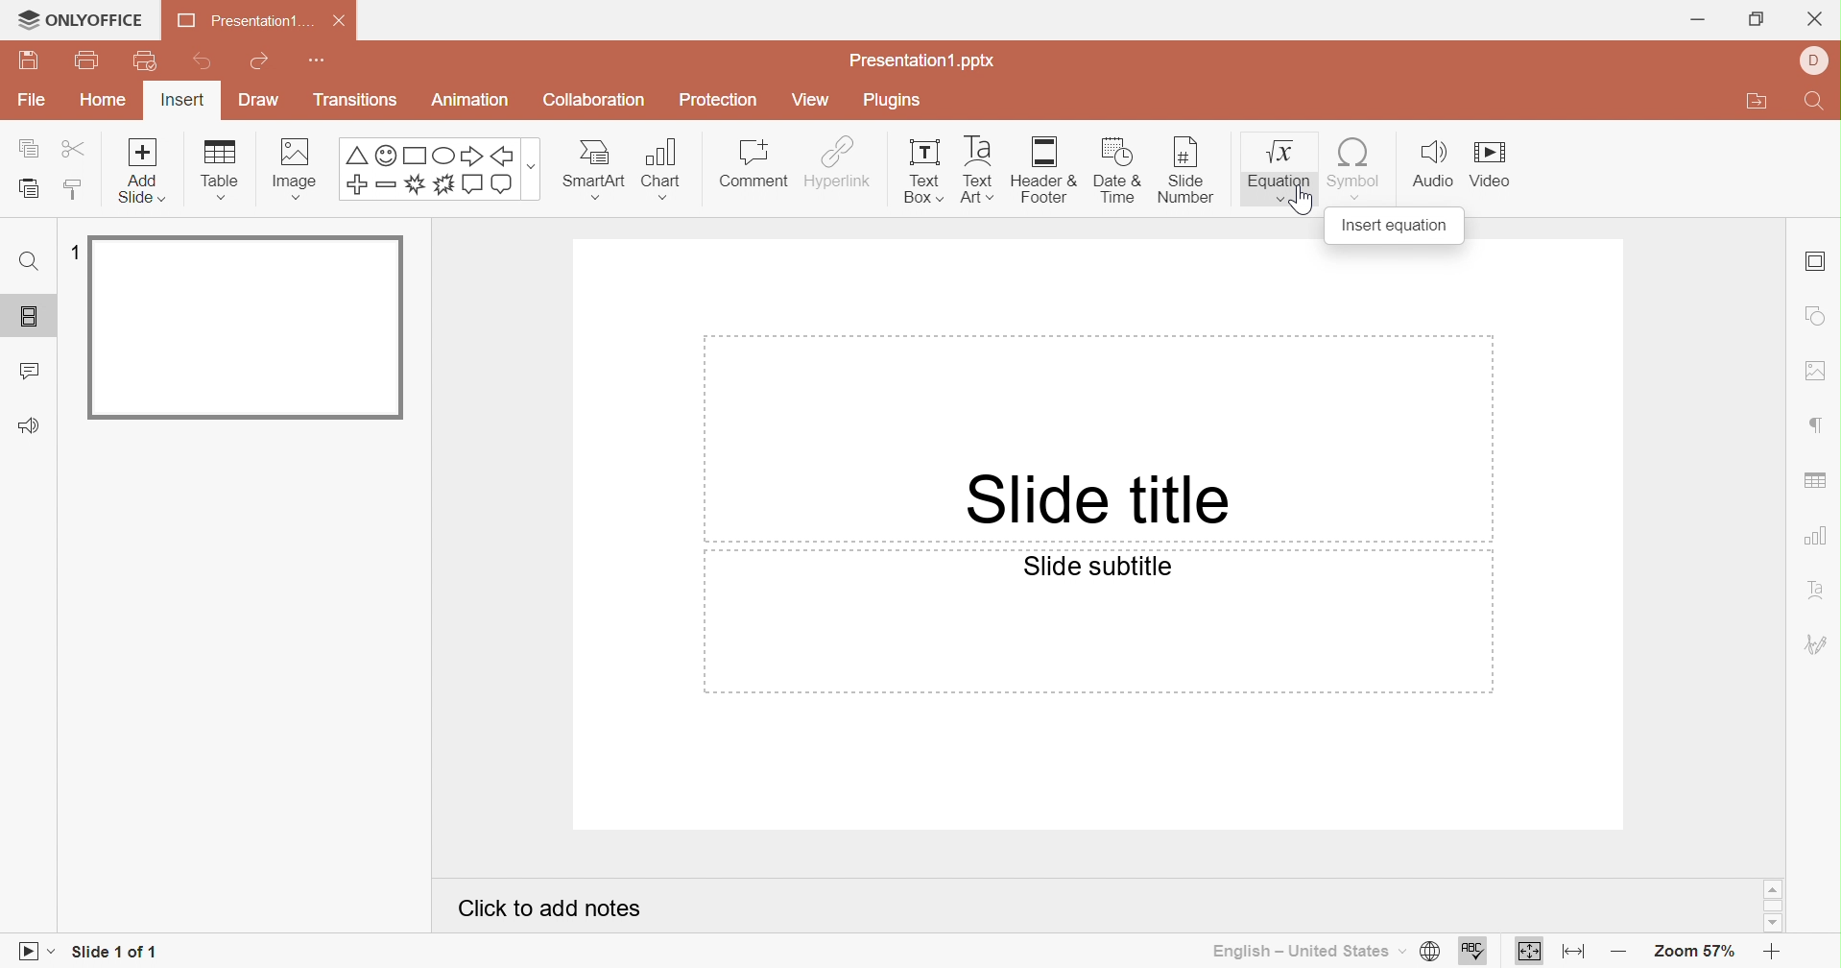 Image resolution: width=1841 pixels, height=968 pixels. I want to click on Minimize, so click(1699, 17).